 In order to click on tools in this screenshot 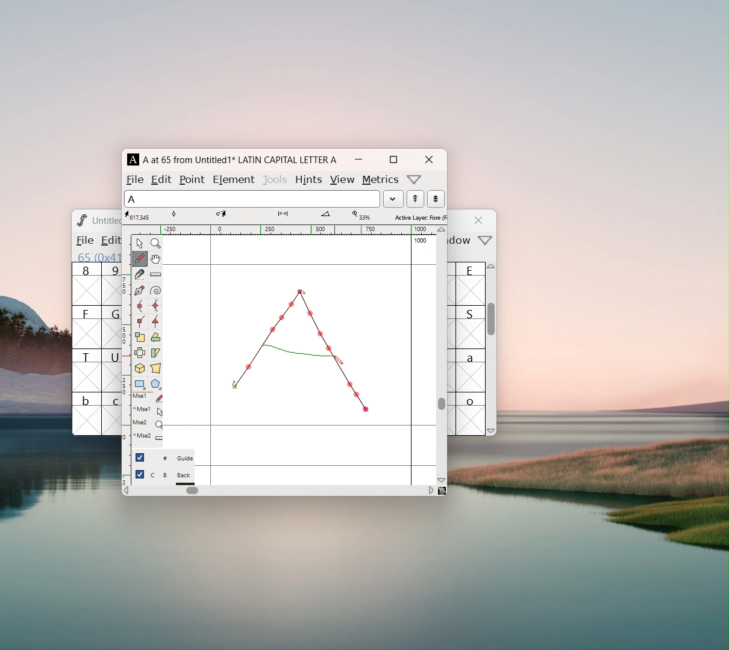, I will do `click(276, 178)`.